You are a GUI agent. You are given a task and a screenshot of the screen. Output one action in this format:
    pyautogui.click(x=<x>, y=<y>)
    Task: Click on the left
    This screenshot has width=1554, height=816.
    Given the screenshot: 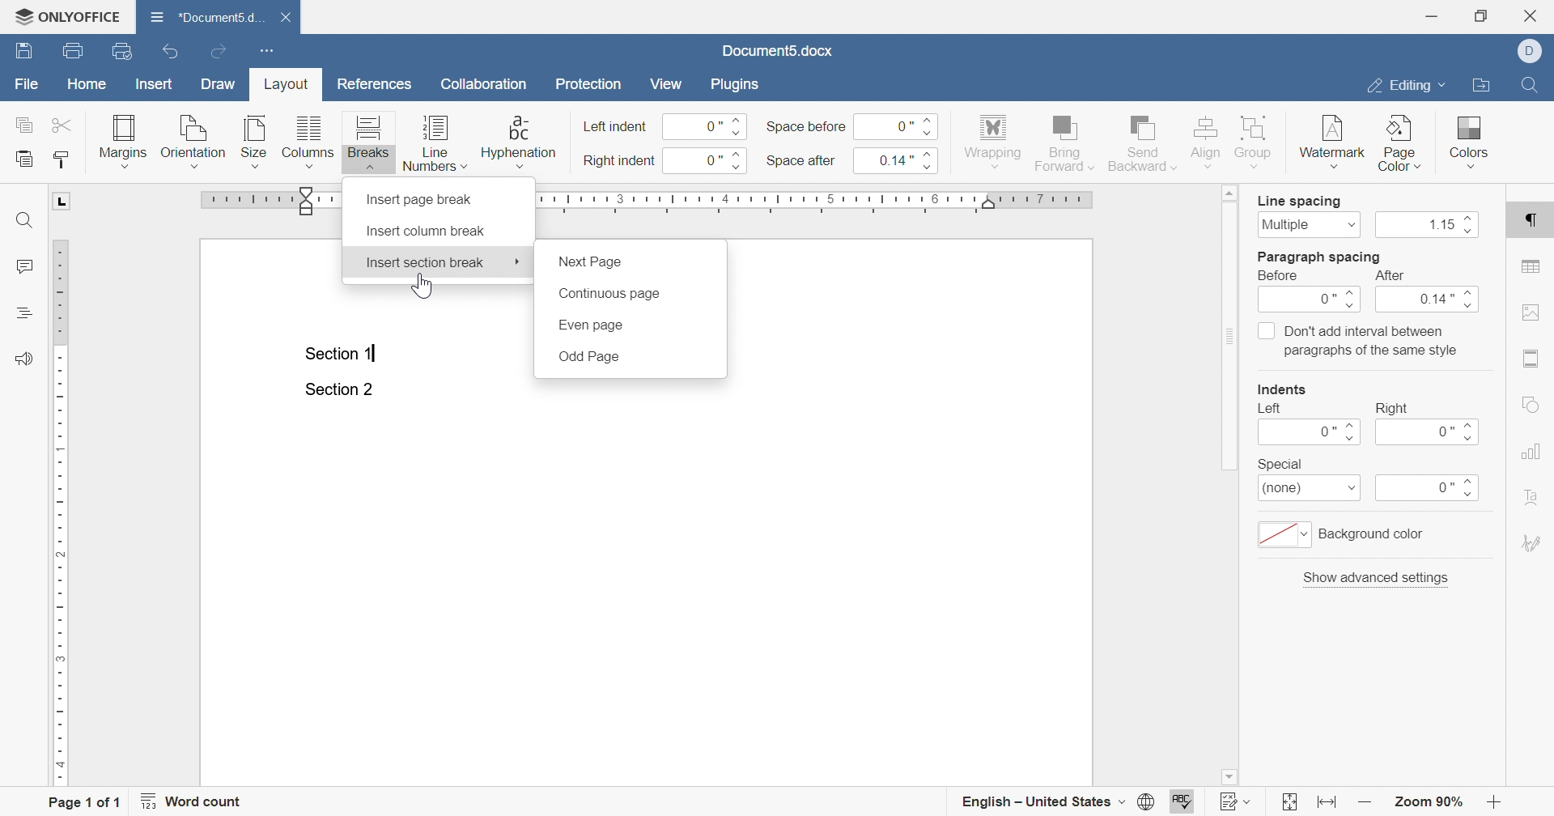 What is the action you would take?
    pyautogui.click(x=1271, y=409)
    